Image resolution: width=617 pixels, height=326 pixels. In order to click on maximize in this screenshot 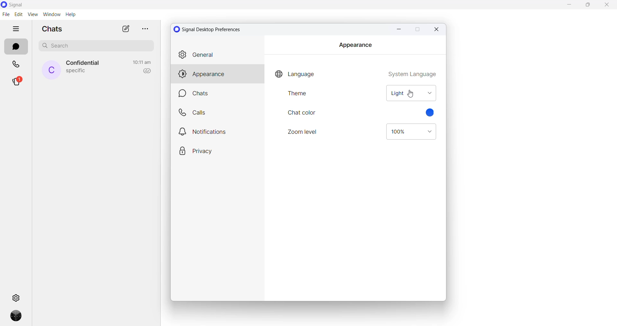, I will do `click(590, 5)`.